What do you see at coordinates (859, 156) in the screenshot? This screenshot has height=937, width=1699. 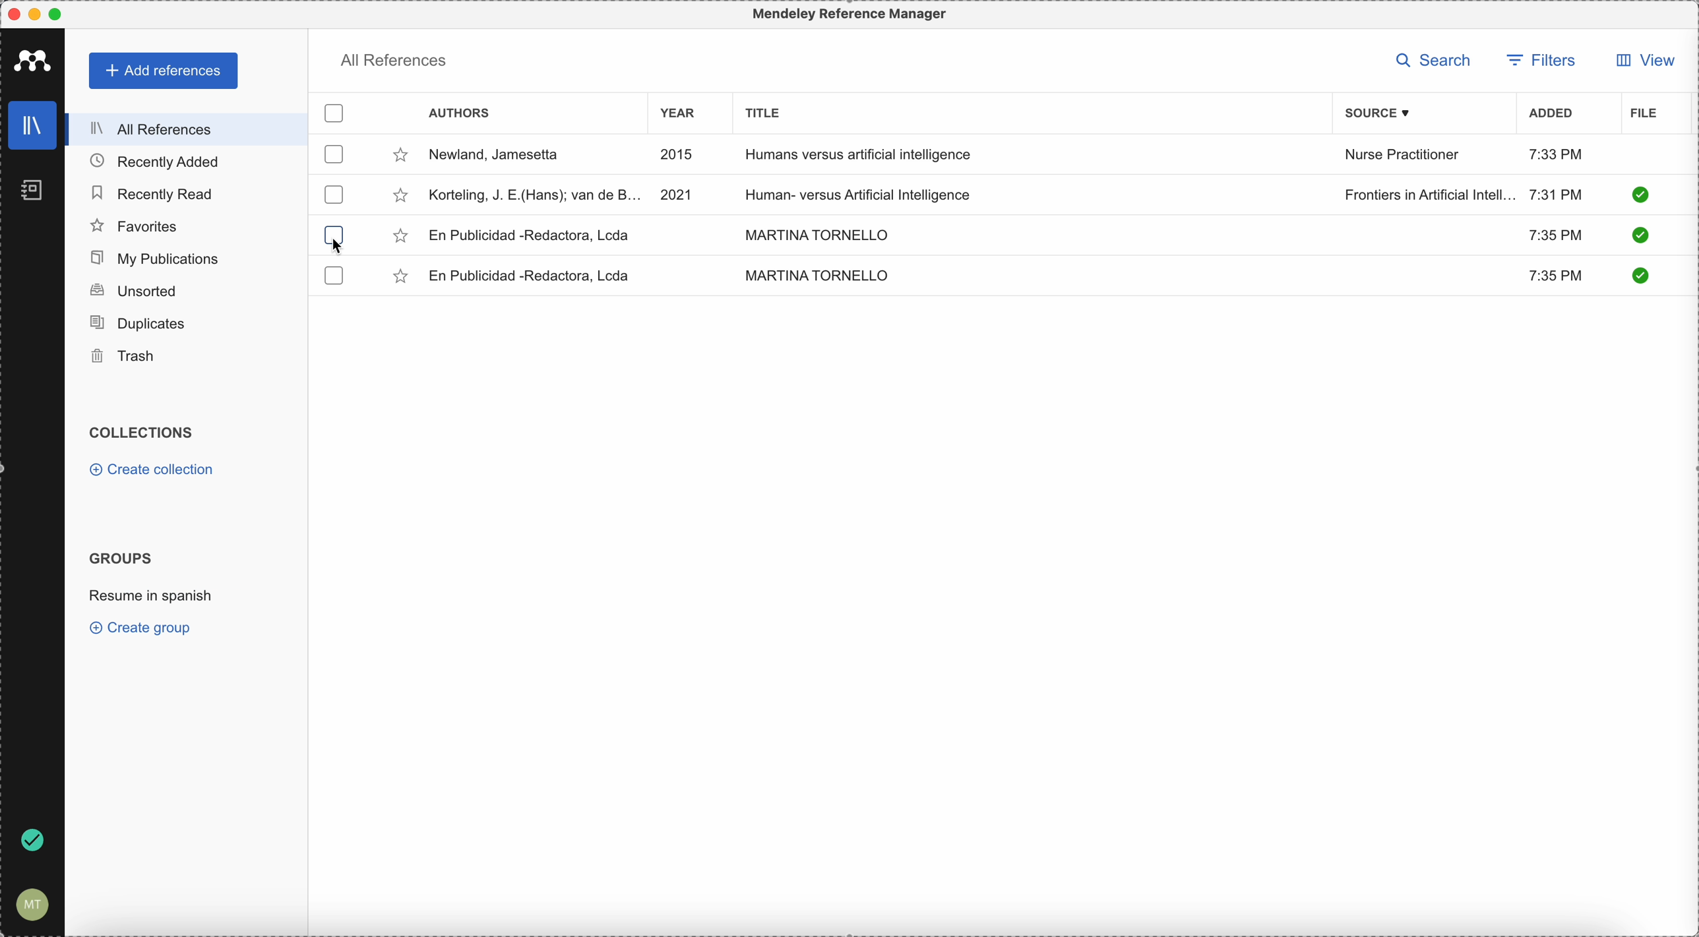 I see `Humans versus artificial intelligence` at bounding box center [859, 156].